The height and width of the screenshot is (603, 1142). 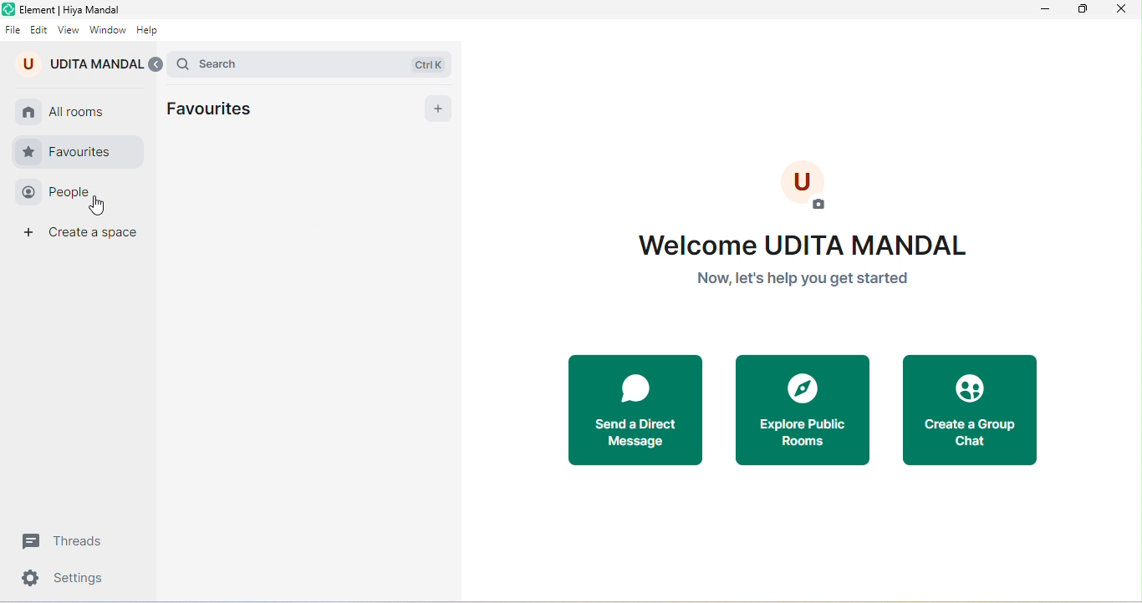 What do you see at coordinates (1047, 9) in the screenshot?
I see `minimize` at bounding box center [1047, 9].